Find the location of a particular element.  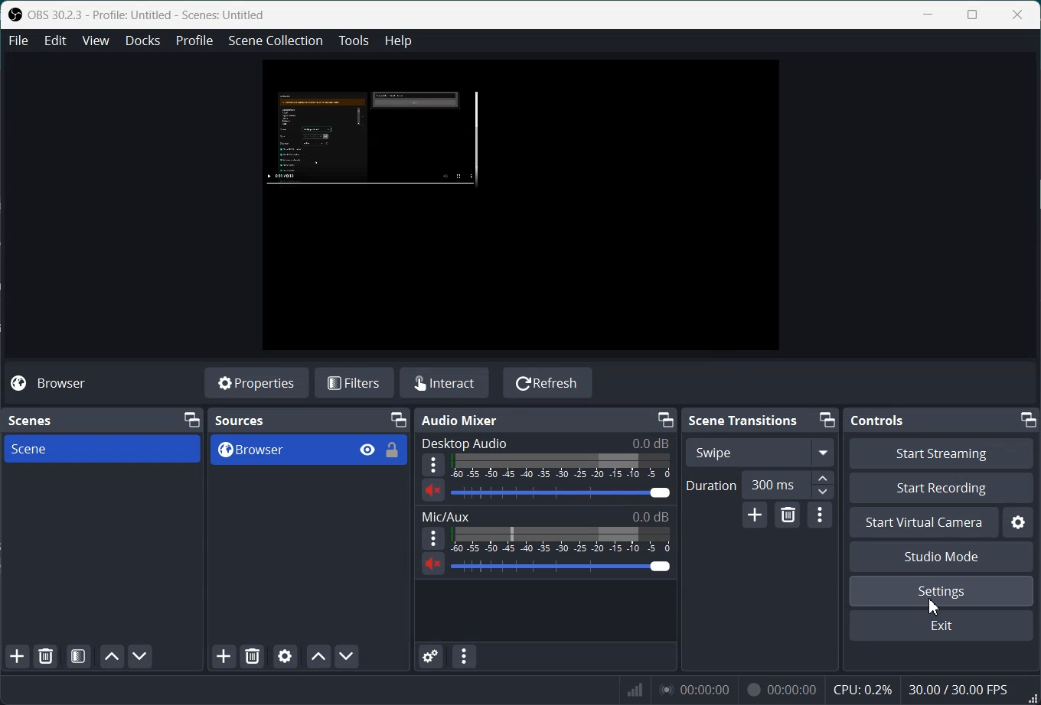

Scene Collection is located at coordinates (276, 41).